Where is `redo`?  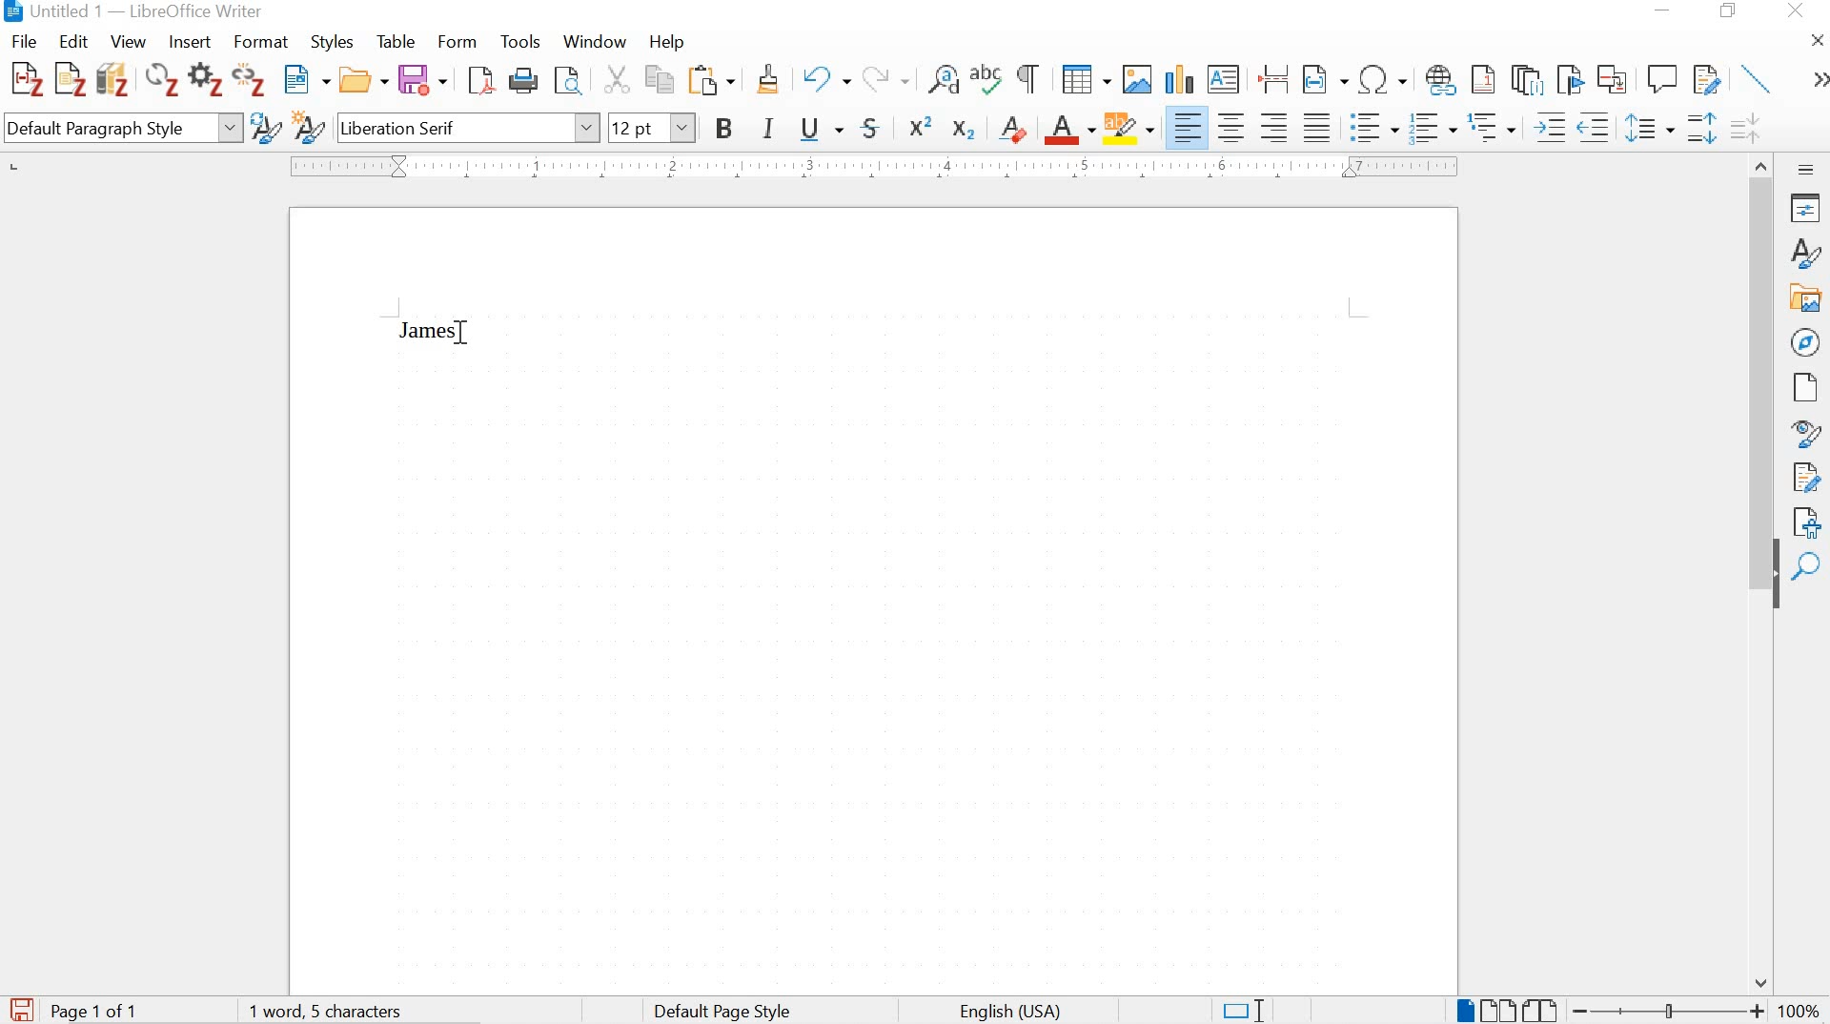
redo is located at coordinates (885, 77).